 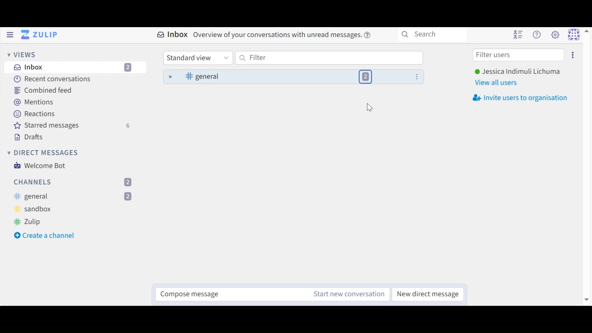 I want to click on Personal menu, so click(x=573, y=35).